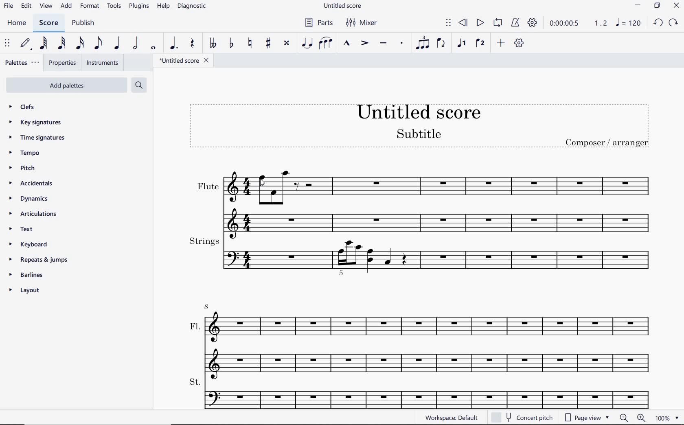 The height and width of the screenshot is (425, 684). Describe the element at coordinates (429, 339) in the screenshot. I see `fl.` at that location.